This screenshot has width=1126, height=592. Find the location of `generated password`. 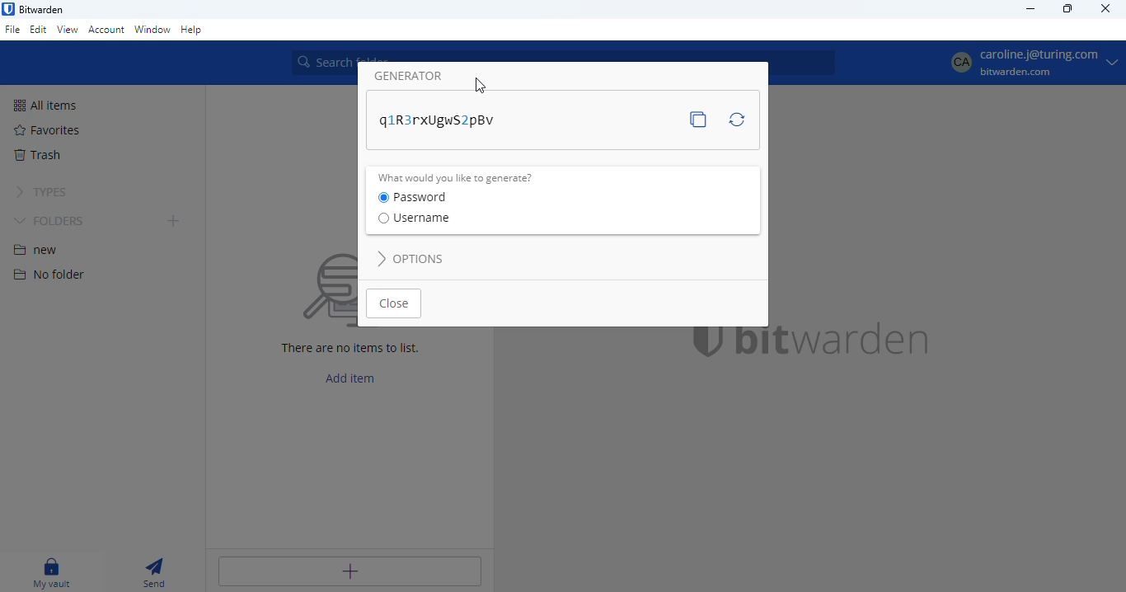

generated password is located at coordinates (439, 121).